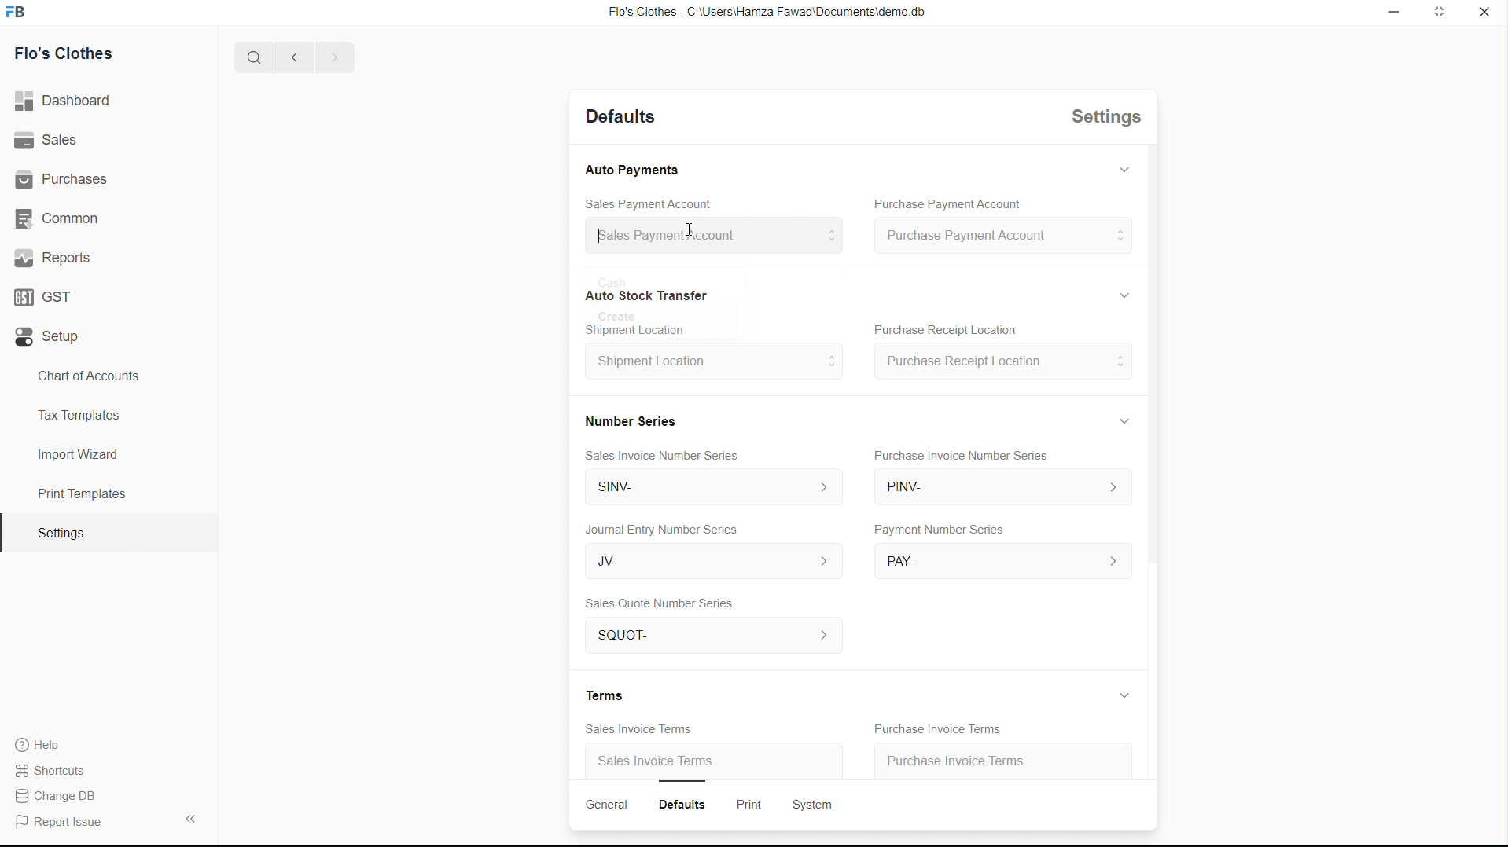  Describe the element at coordinates (654, 762) in the screenshot. I see `Sales Invoice Terms` at that location.